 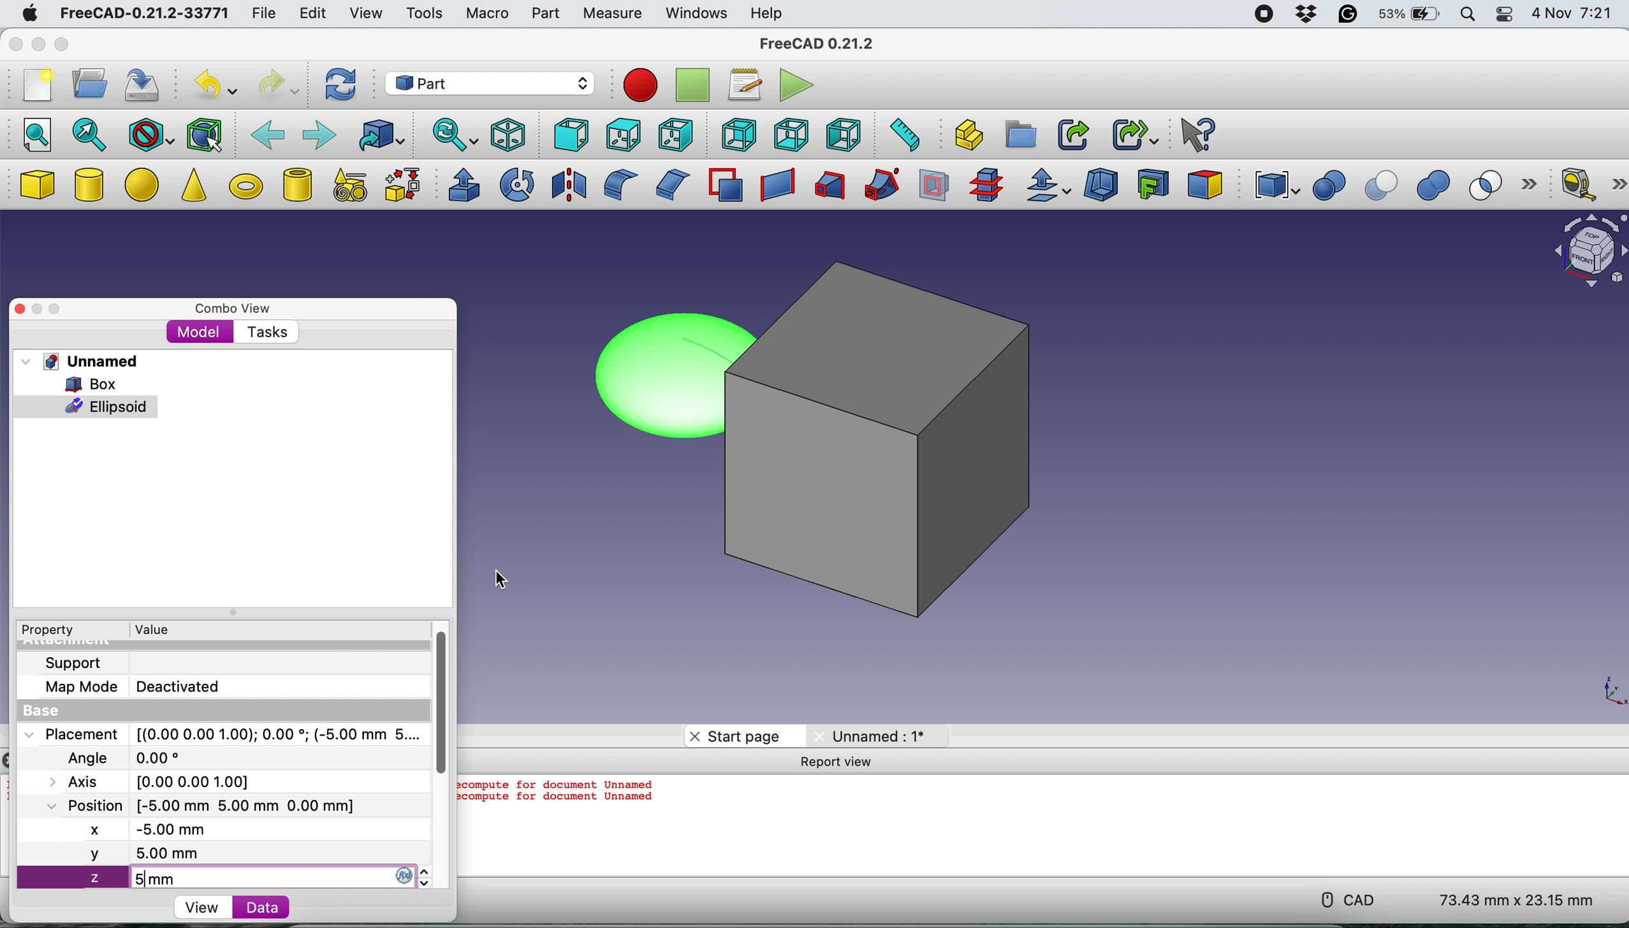 I want to click on Placement [(0.00 0.00 1.00); 0.00 *, (-5.00 mm 0.., so click(x=220, y=734).